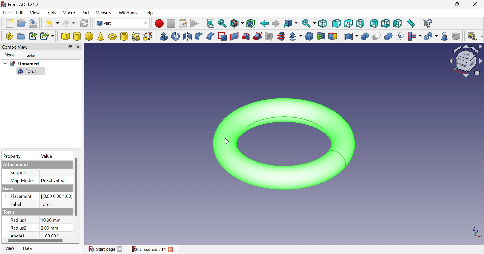 The image size is (484, 254). I want to click on Create projection on surface, so click(321, 37).